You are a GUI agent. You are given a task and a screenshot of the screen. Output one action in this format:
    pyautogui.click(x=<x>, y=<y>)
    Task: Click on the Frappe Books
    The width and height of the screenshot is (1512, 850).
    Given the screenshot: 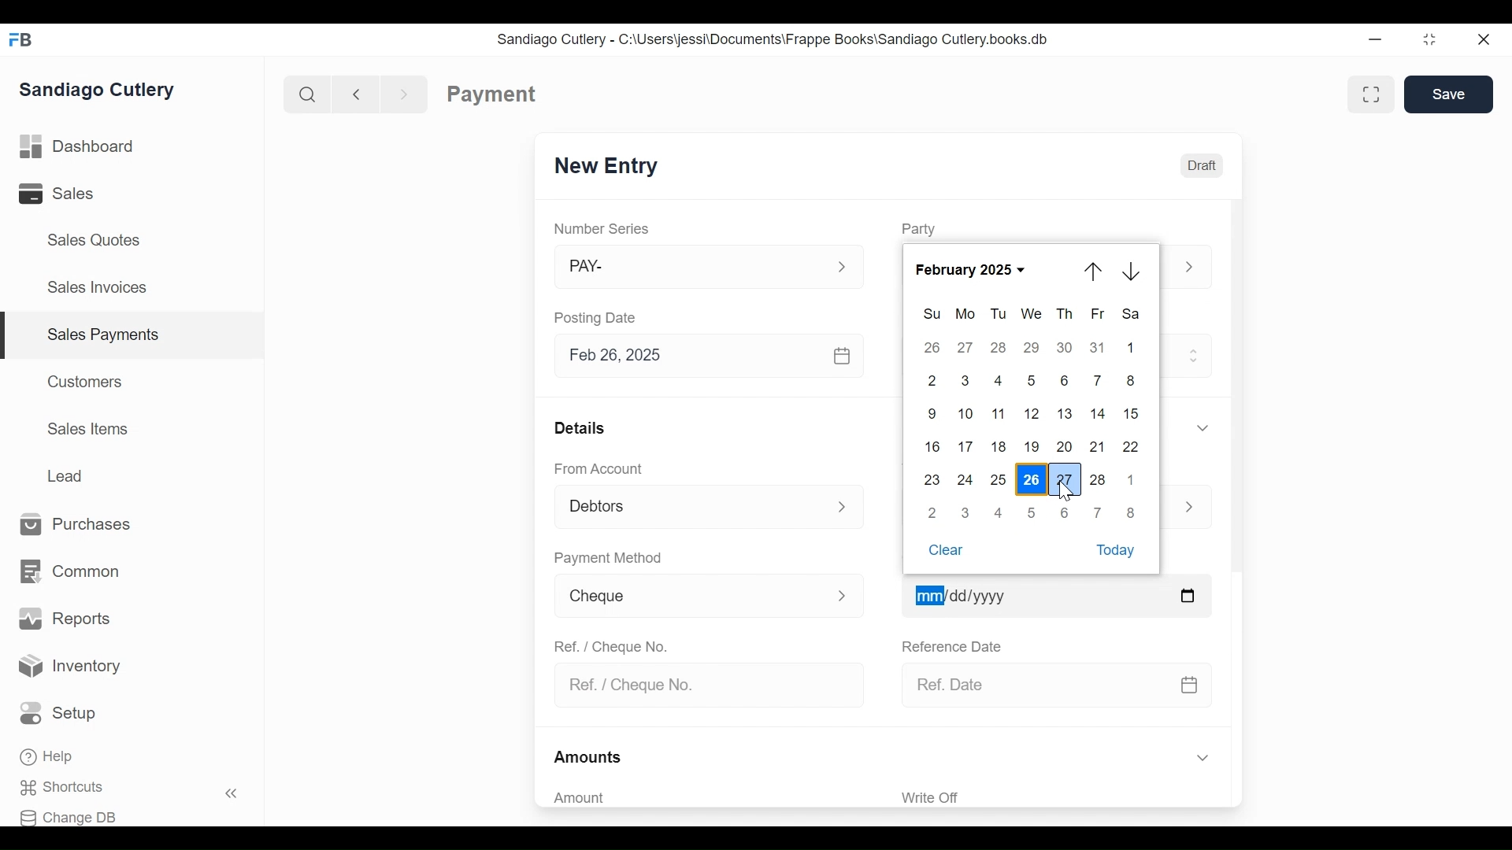 What is the action you would take?
    pyautogui.click(x=22, y=39)
    